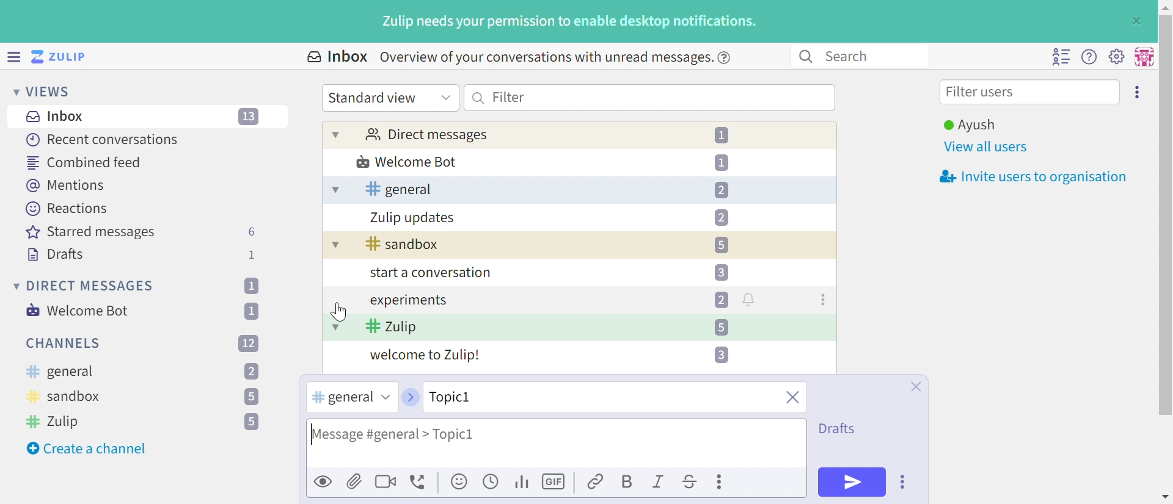 The image size is (1173, 504). I want to click on Recent conversations, so click(103, 139).